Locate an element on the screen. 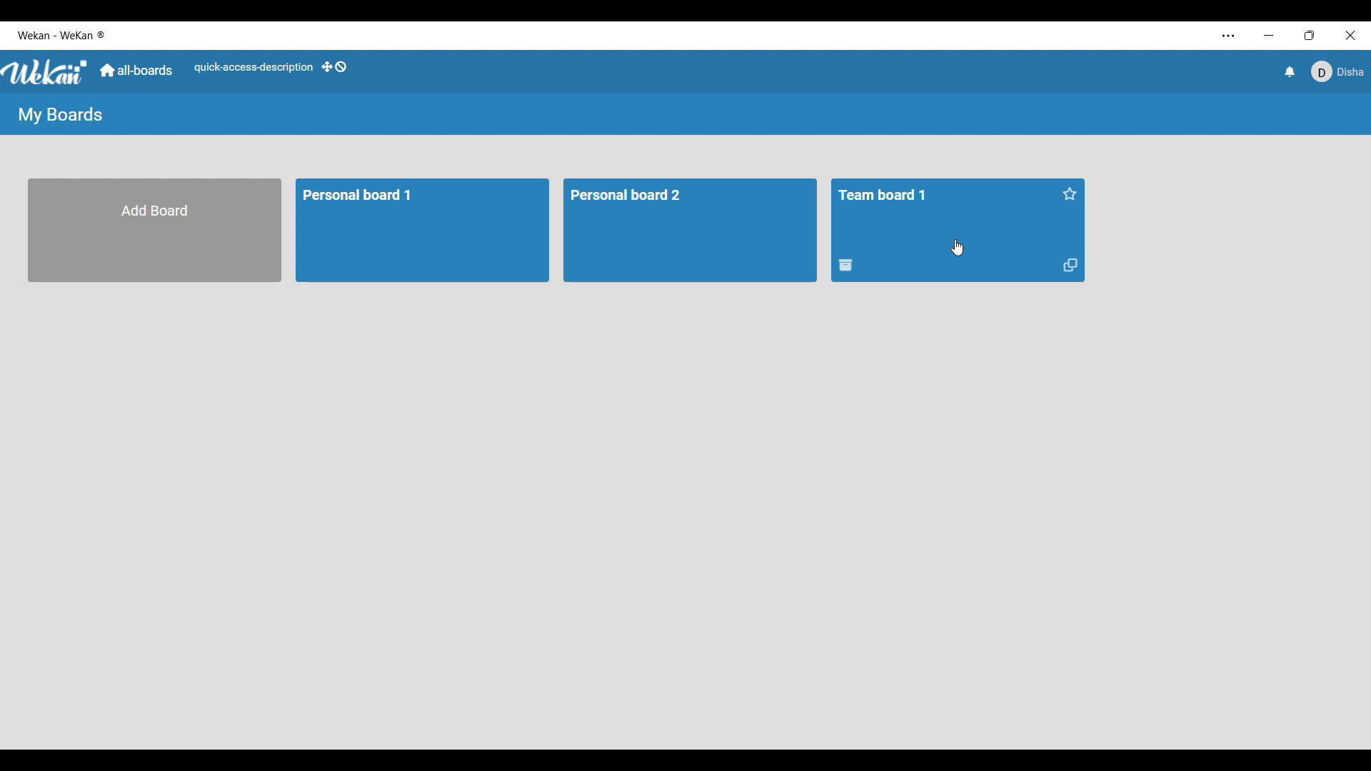  cursor is located at coordinates (957, 248).